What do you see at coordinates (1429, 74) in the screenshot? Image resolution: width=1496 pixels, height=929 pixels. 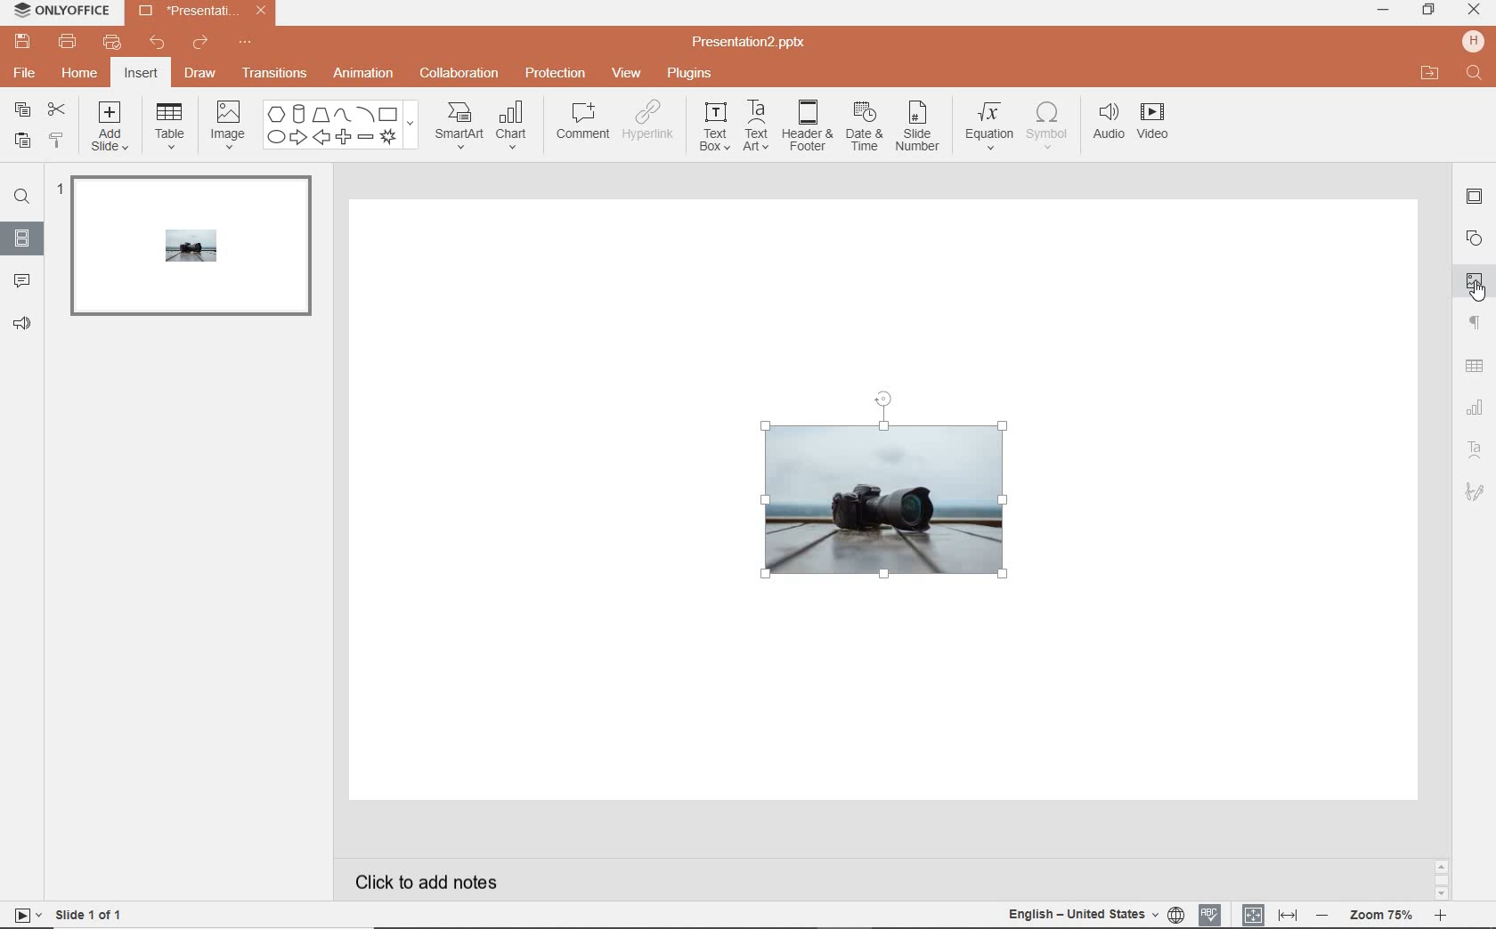 I see `open file location` at bounding box center [1429, 74].